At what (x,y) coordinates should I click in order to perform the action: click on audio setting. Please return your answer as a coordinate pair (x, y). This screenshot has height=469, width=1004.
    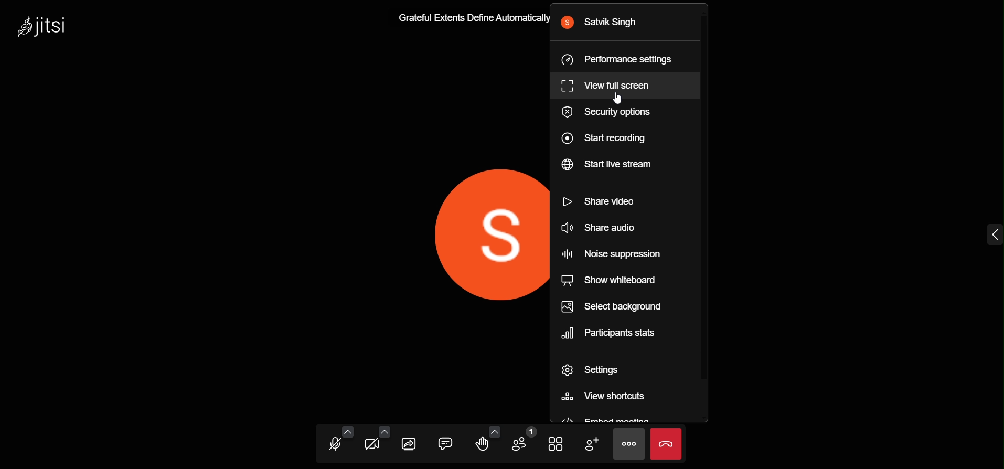
    Looking at the image, I should click on (348, 431).